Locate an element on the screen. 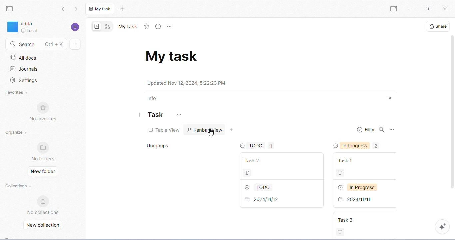  open side bar is located at coordinates (393, 9).